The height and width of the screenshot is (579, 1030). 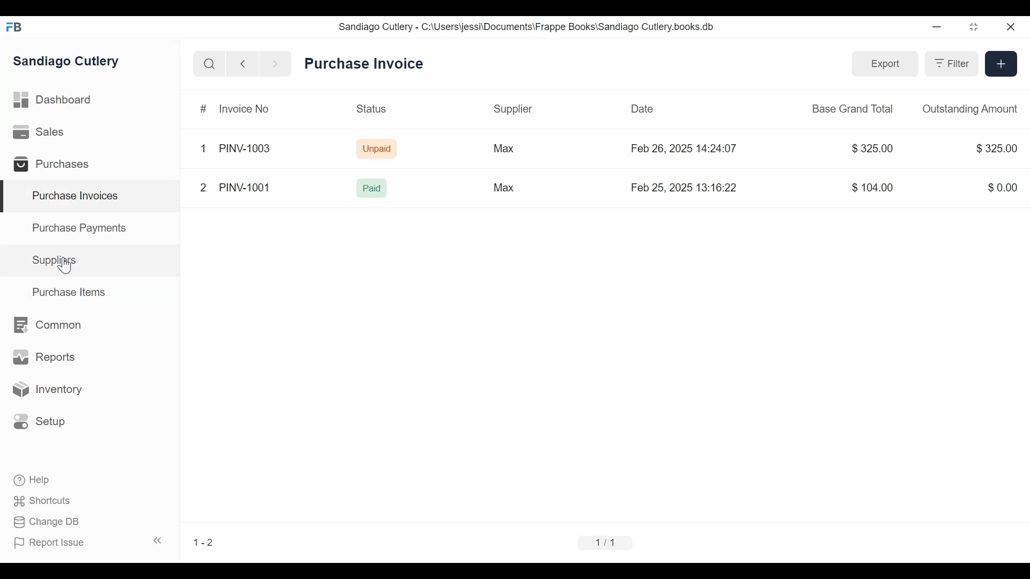 What do you see at coordinates (43, 501) in the screenshot?
I see `Shortcuts.` at bounding box center [43, 501].